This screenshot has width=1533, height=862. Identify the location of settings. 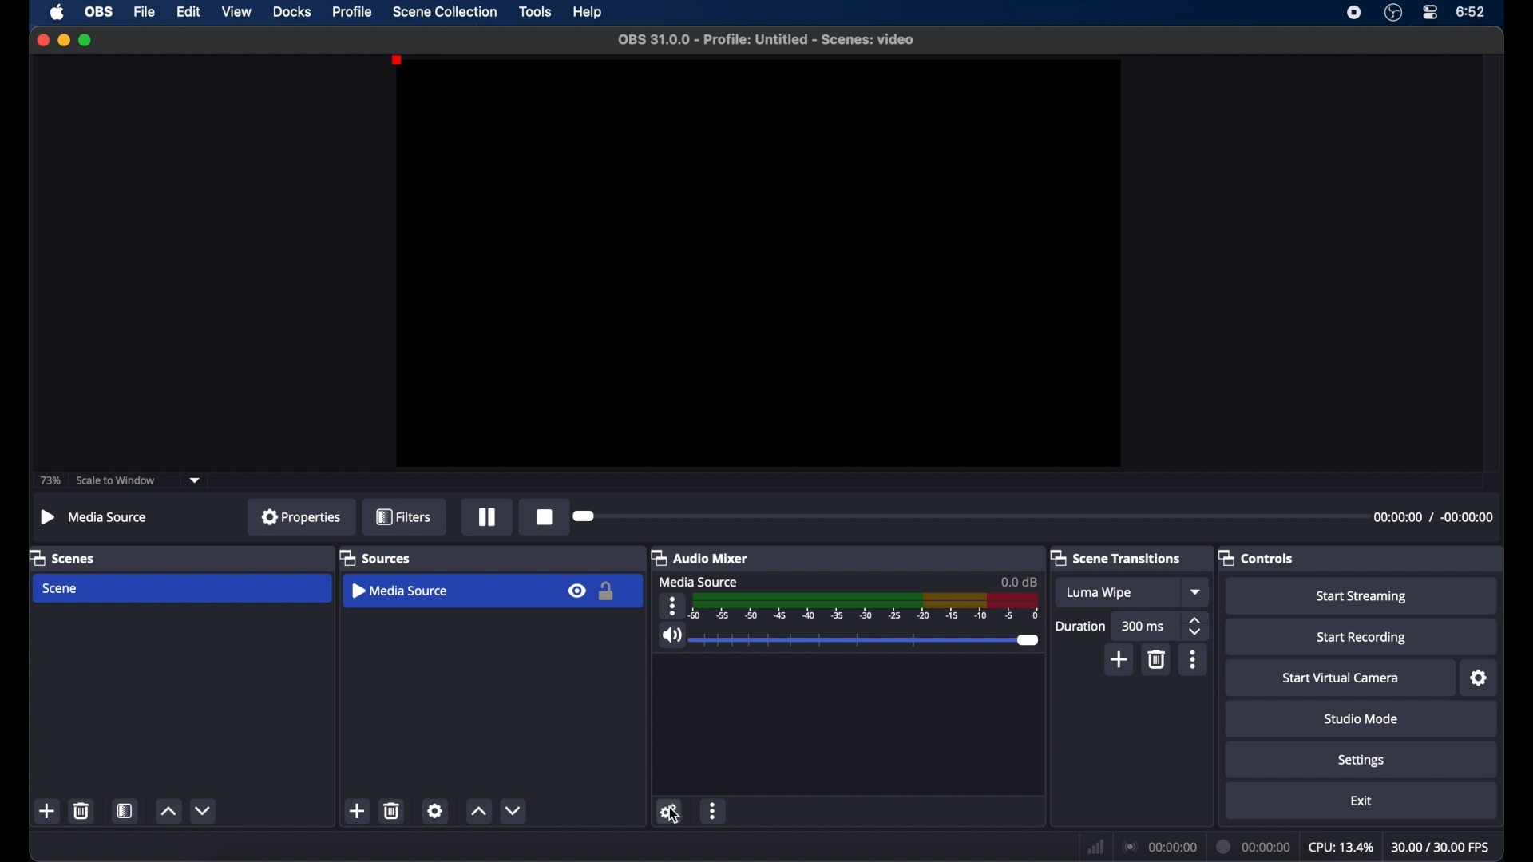
(435, 811).